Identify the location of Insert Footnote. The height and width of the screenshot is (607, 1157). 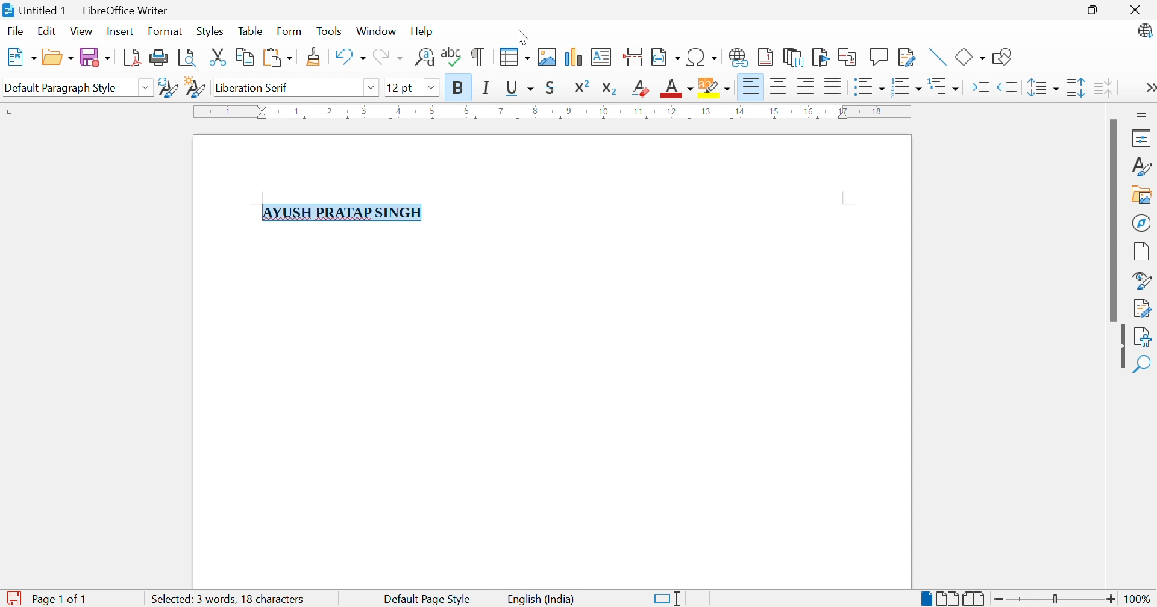
(764, 58).